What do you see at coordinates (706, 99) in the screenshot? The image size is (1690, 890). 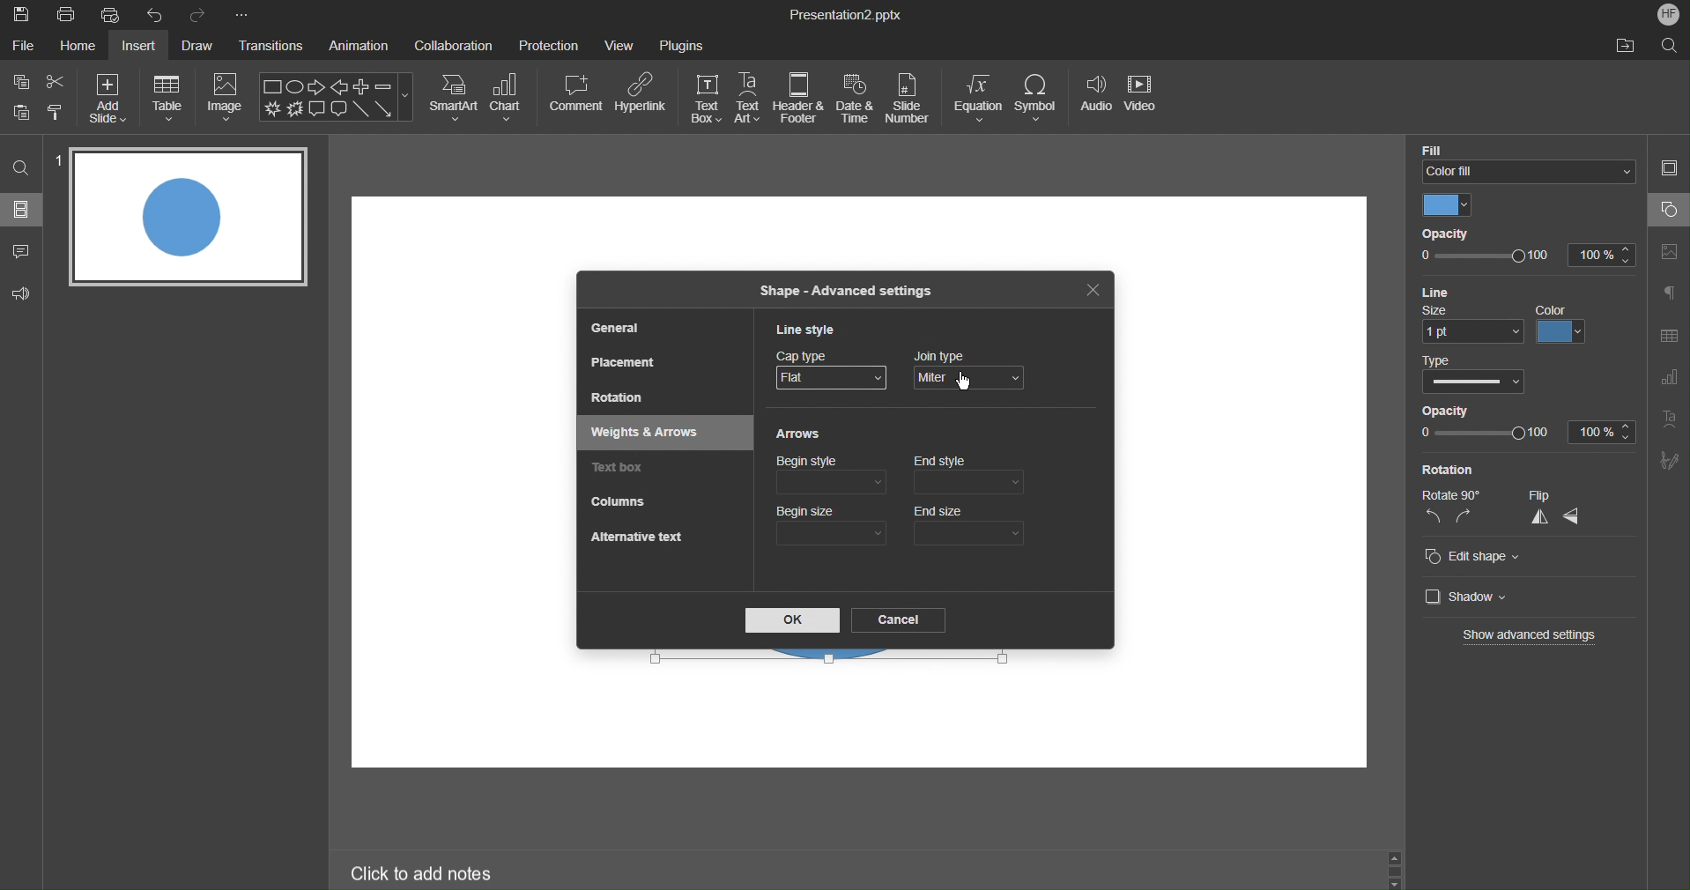 I see `Text Box` at bounding box center [706, 99].